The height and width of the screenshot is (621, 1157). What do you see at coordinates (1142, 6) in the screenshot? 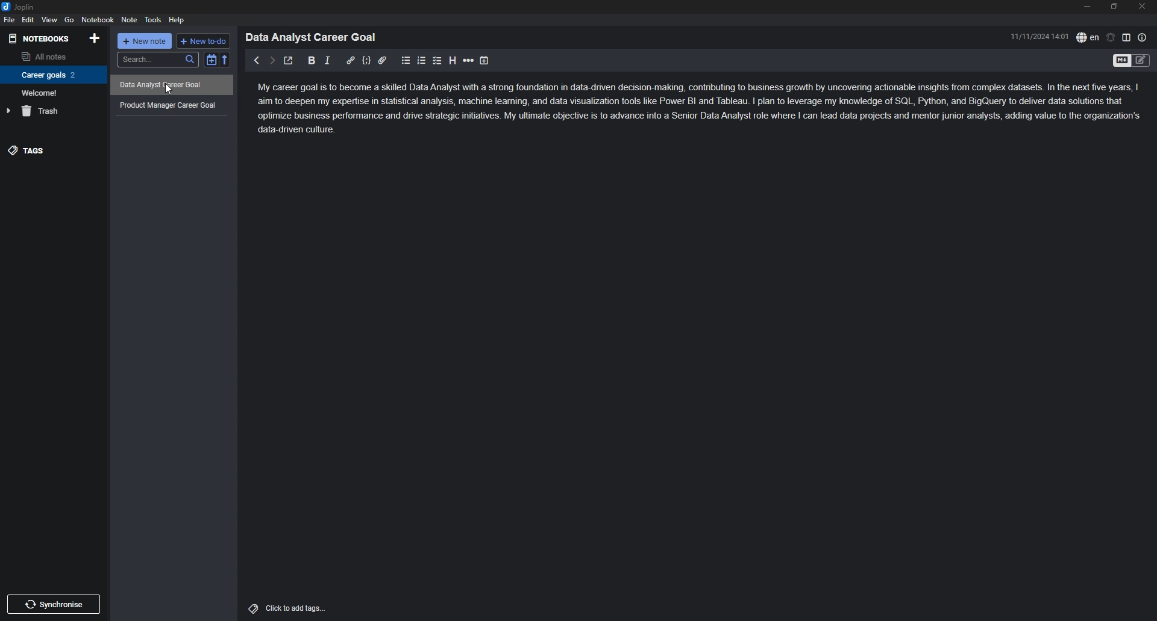
I see `close` at bounding box center [1142, 6].